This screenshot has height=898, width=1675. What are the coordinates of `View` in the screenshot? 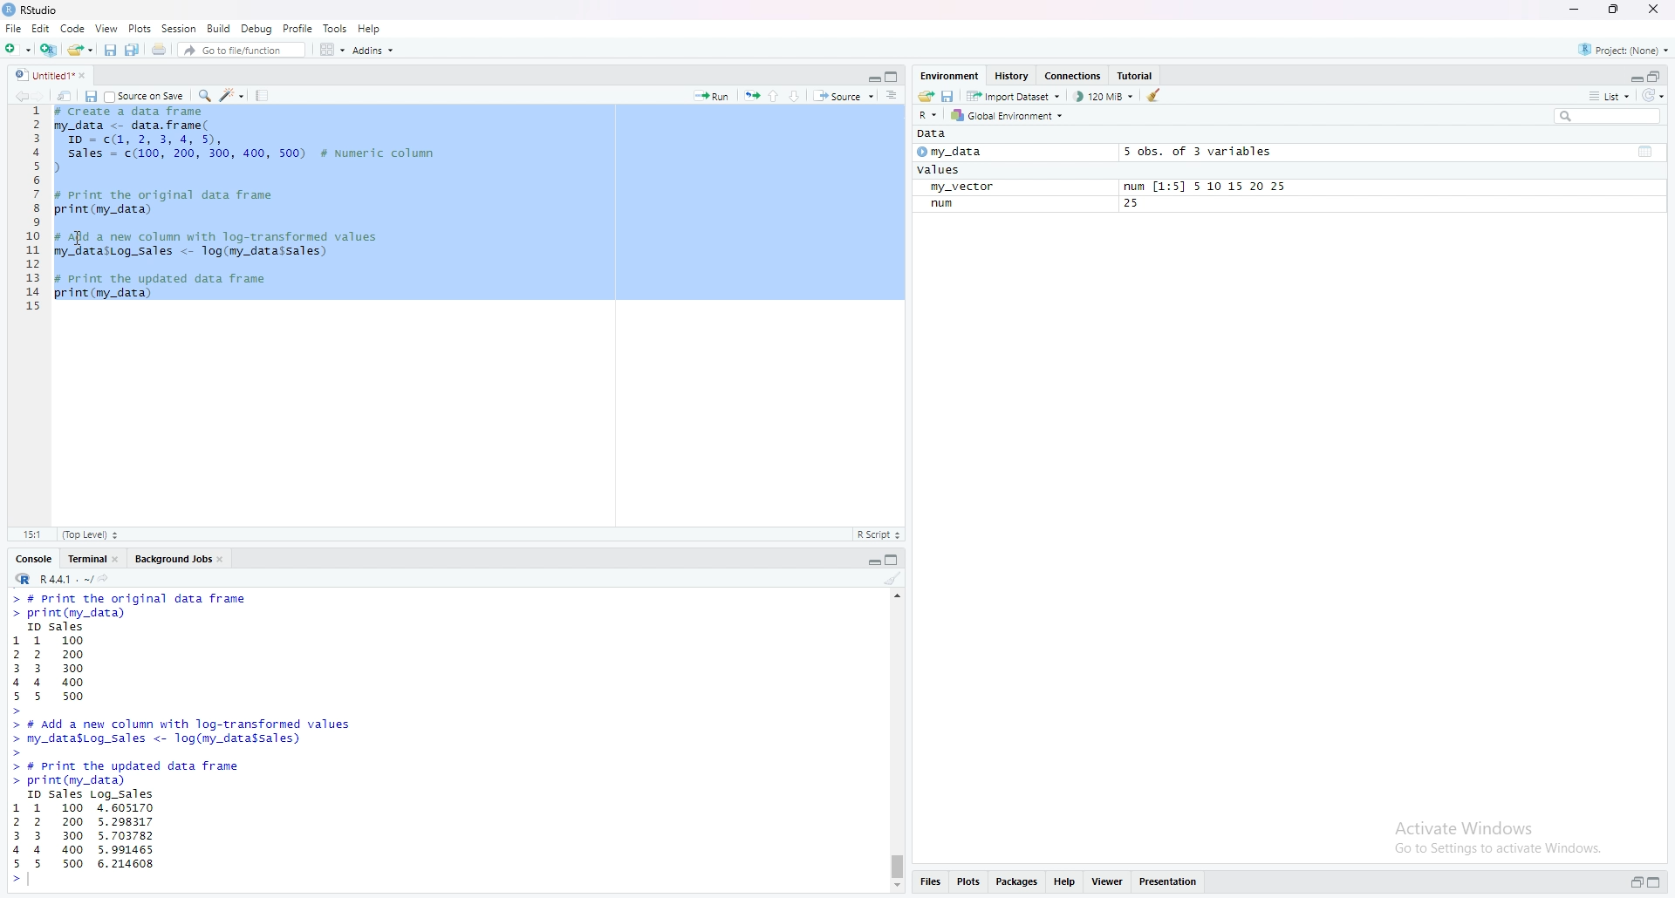 It's located at (105, 30).